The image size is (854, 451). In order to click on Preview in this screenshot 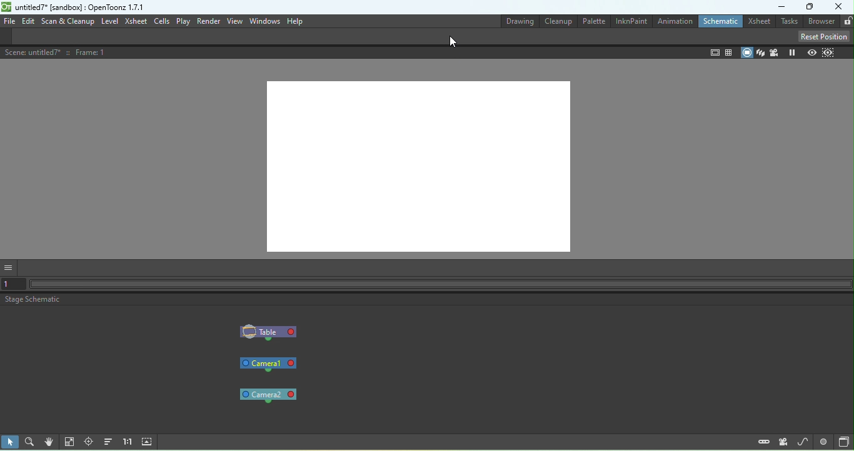, I will do `click(809, 52)`.